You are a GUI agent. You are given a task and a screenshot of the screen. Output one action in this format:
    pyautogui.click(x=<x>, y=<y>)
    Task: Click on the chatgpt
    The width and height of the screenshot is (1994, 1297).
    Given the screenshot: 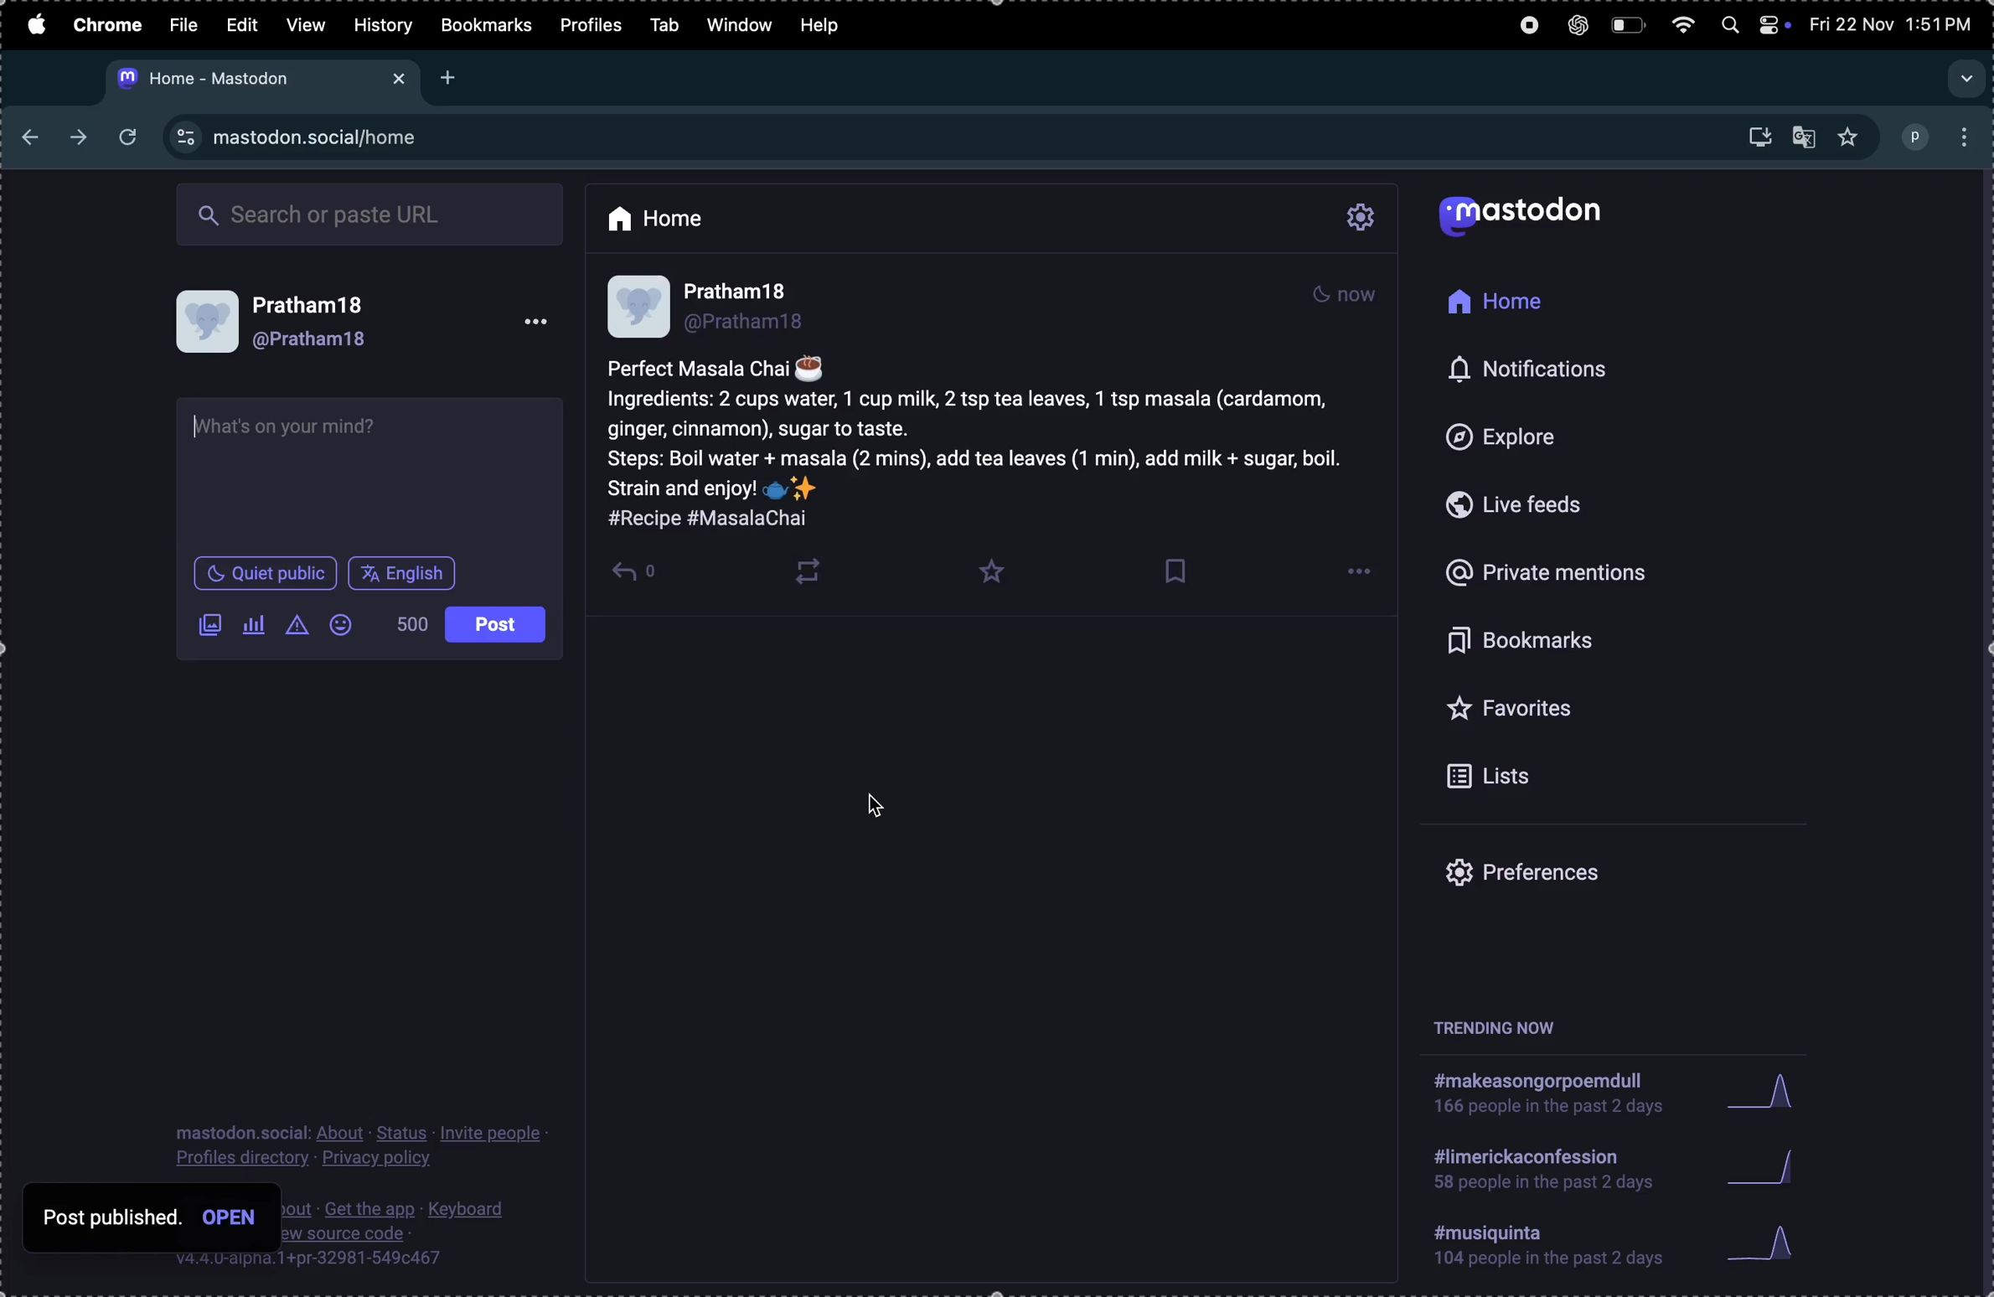 What is the action you would take?
    pyautogui.click(x=1574, y=25)
    